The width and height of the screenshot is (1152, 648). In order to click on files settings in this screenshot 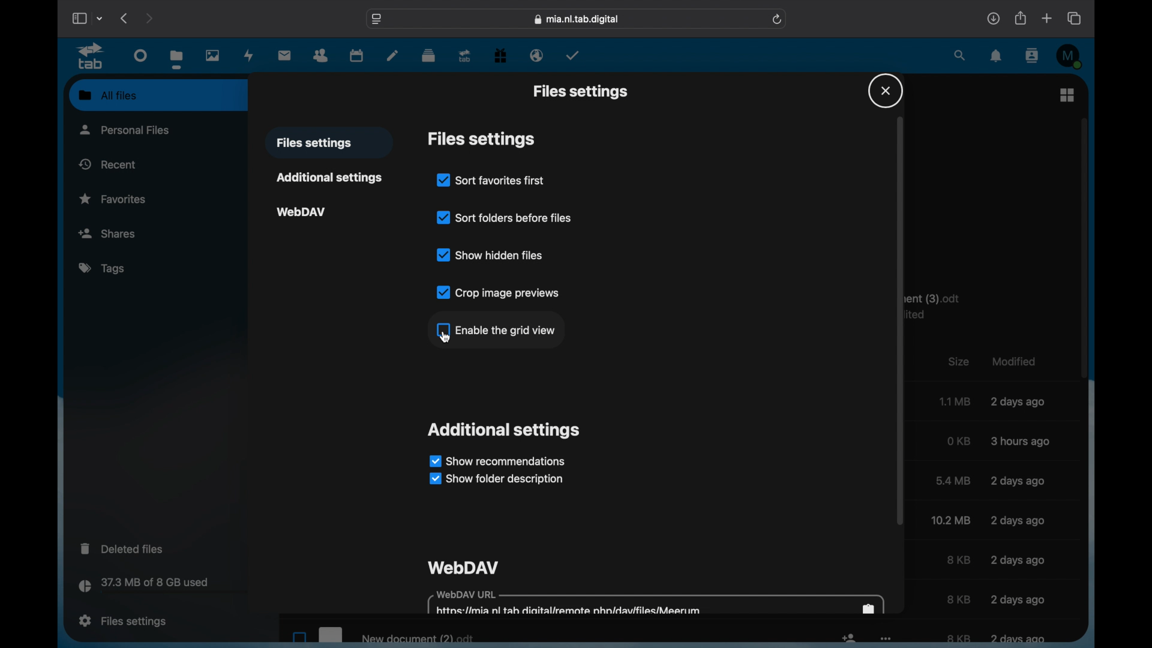, I will do `click(314, 143)`.